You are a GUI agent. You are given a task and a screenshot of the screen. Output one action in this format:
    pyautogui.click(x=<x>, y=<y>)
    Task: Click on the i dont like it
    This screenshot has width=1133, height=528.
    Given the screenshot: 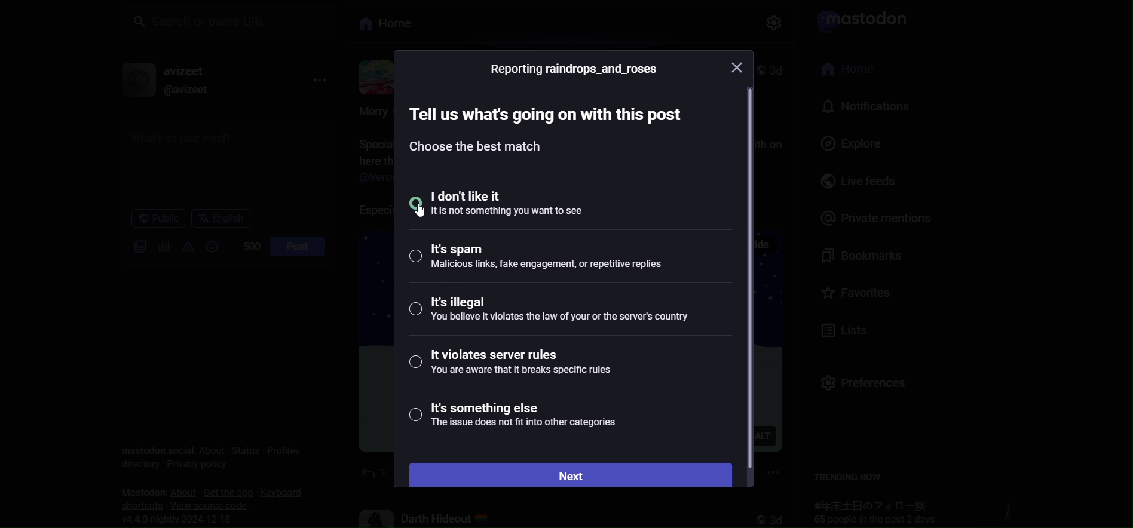 What is the action you would take?
    pyautogui.click(x=515, y=203)
    